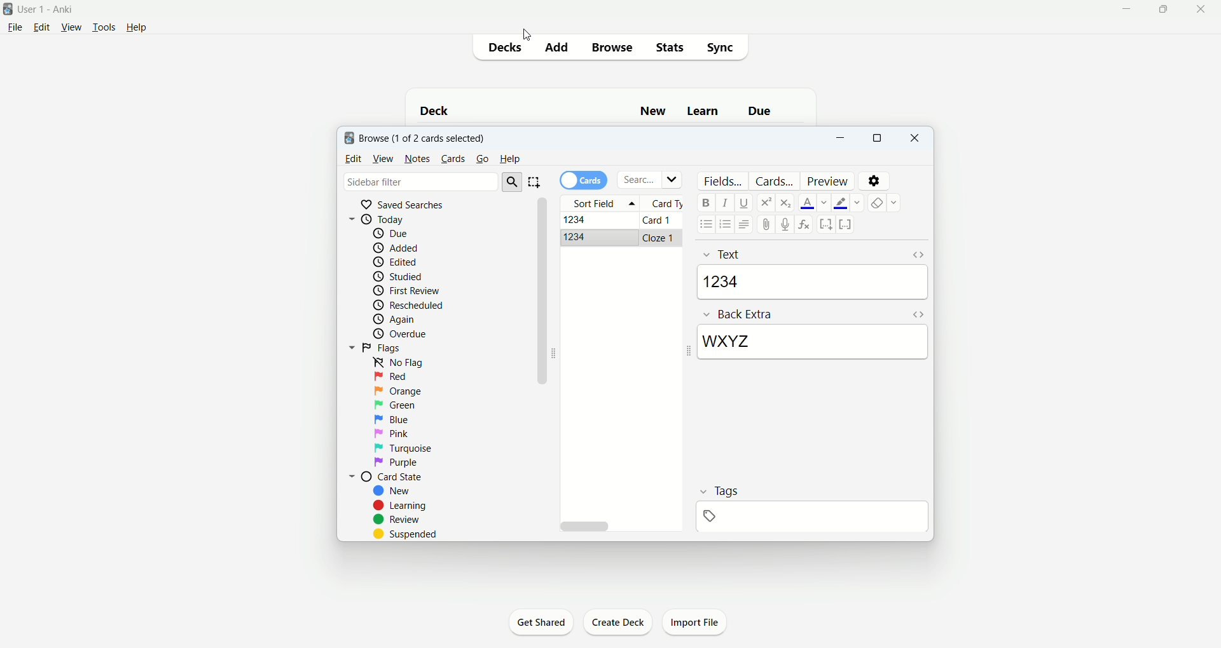  What do you see at coordinates (396, 520) in the screenshot?
I see `review` at bounding box center [396, 520].